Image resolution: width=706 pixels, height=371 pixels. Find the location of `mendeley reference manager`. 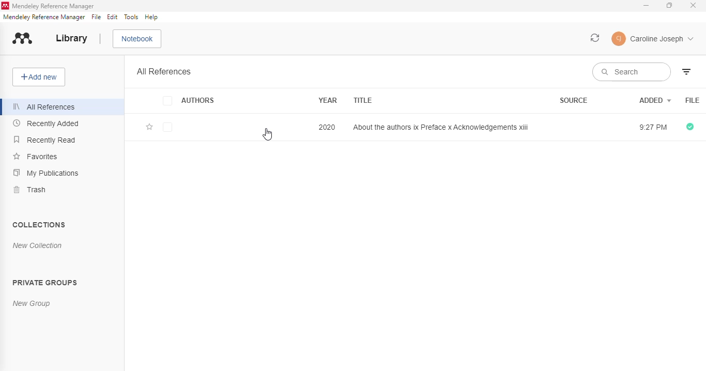

mendeley reference manager is located at coordinates (54, 6).